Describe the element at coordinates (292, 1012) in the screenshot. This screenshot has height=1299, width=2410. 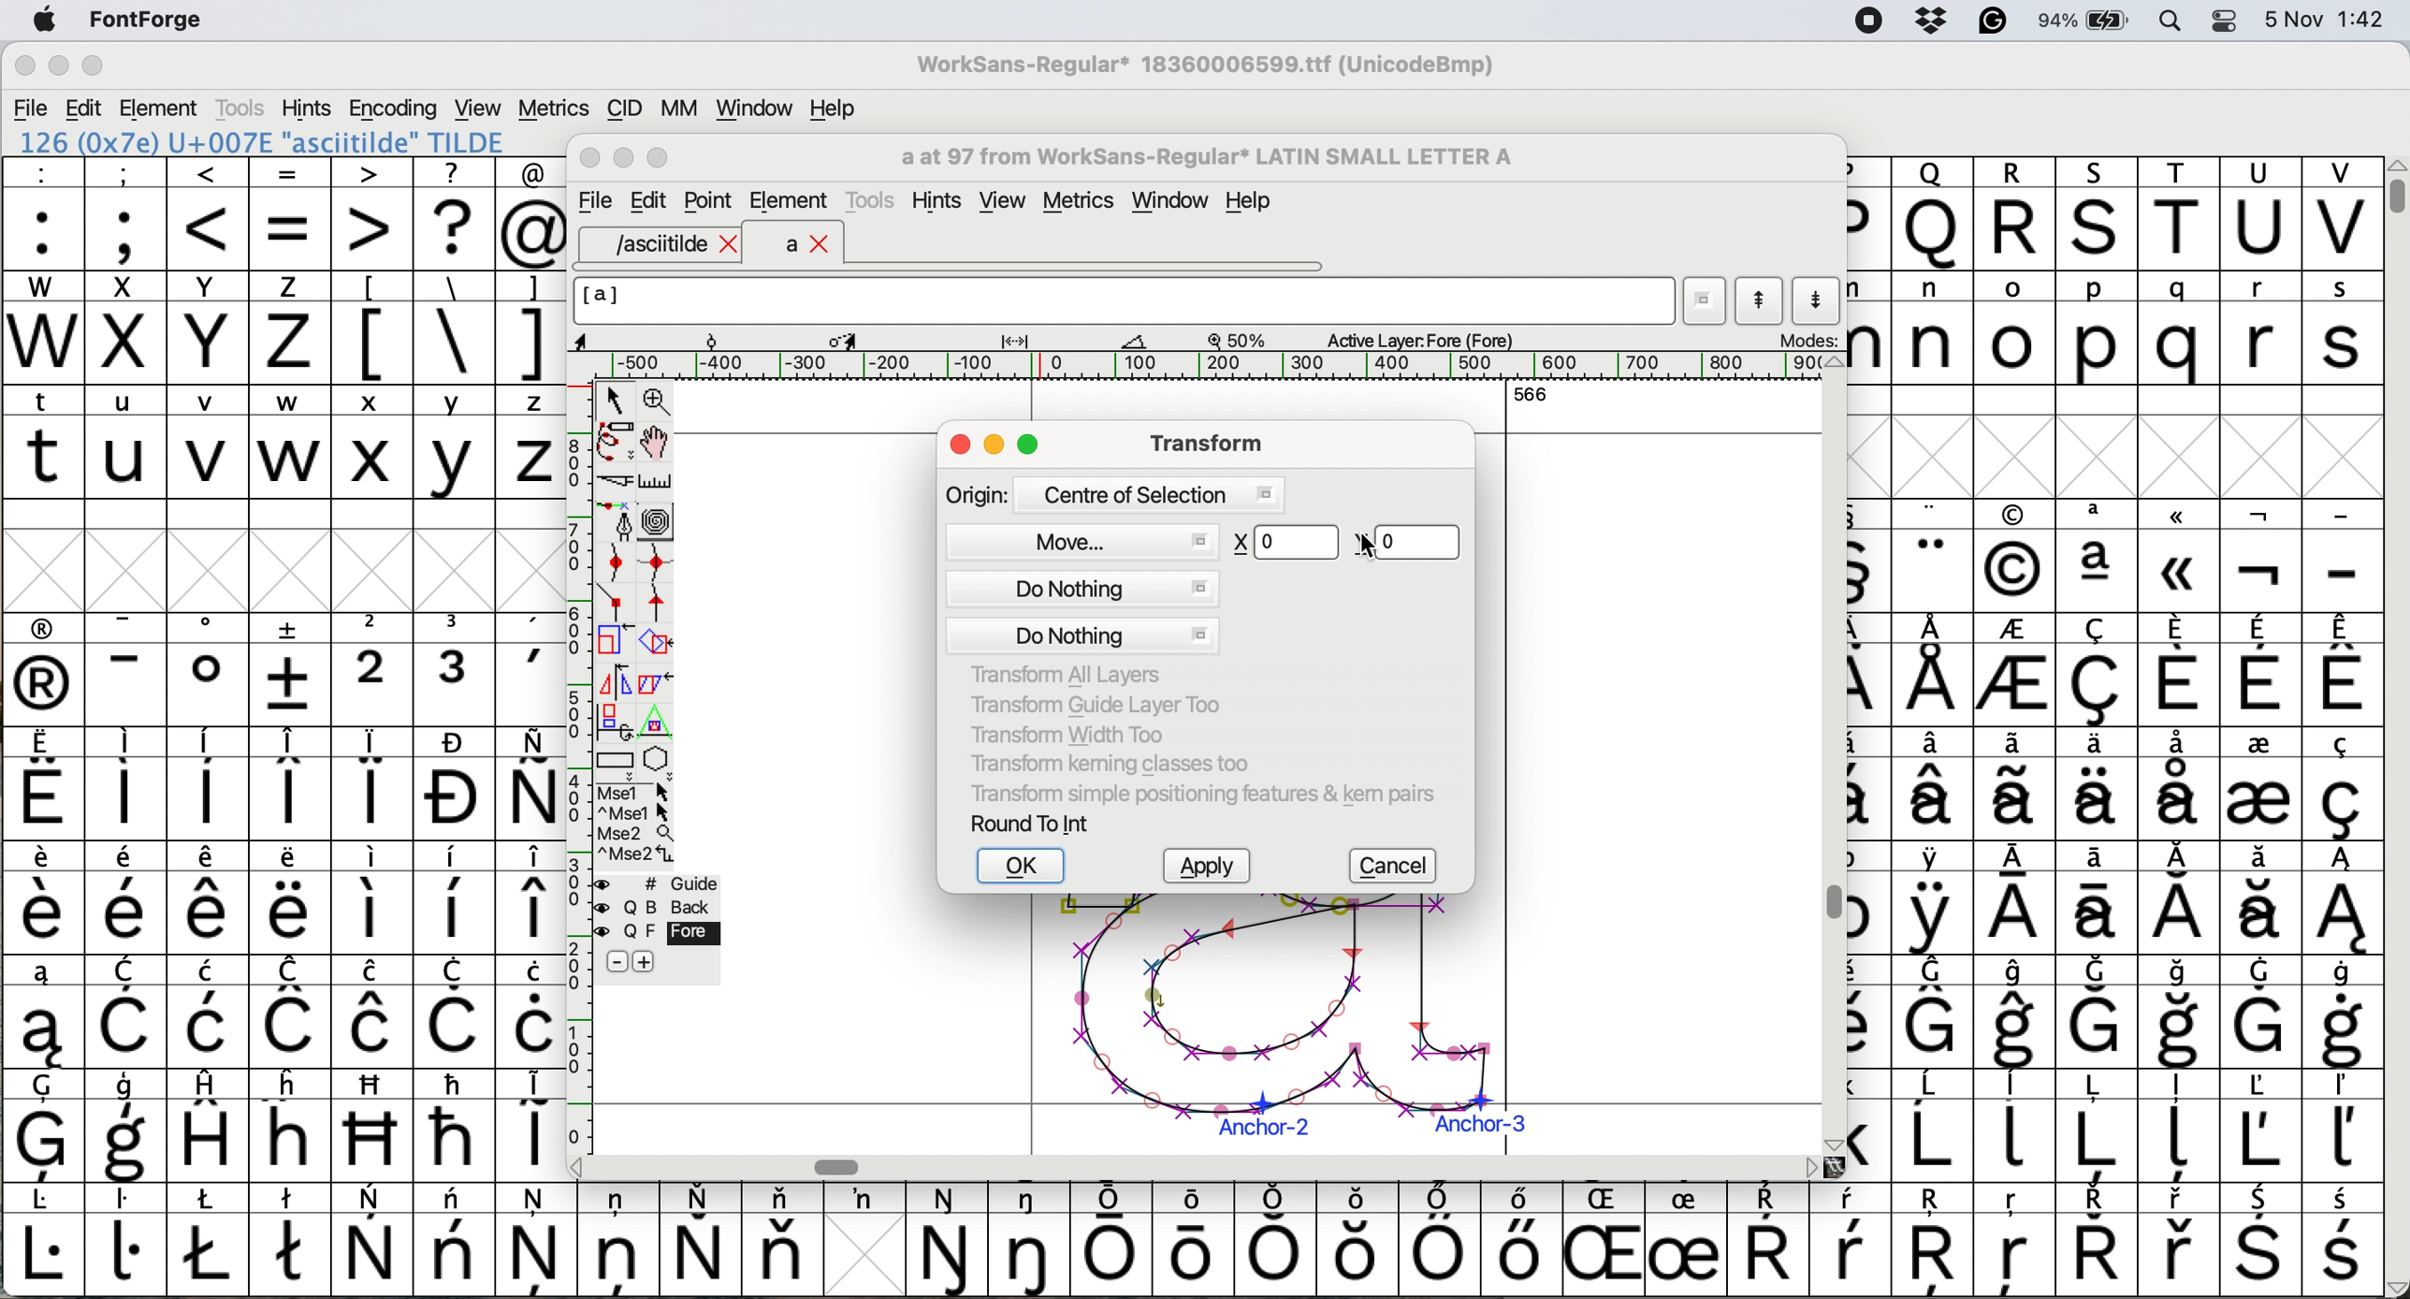
I see `symbol` at that location.